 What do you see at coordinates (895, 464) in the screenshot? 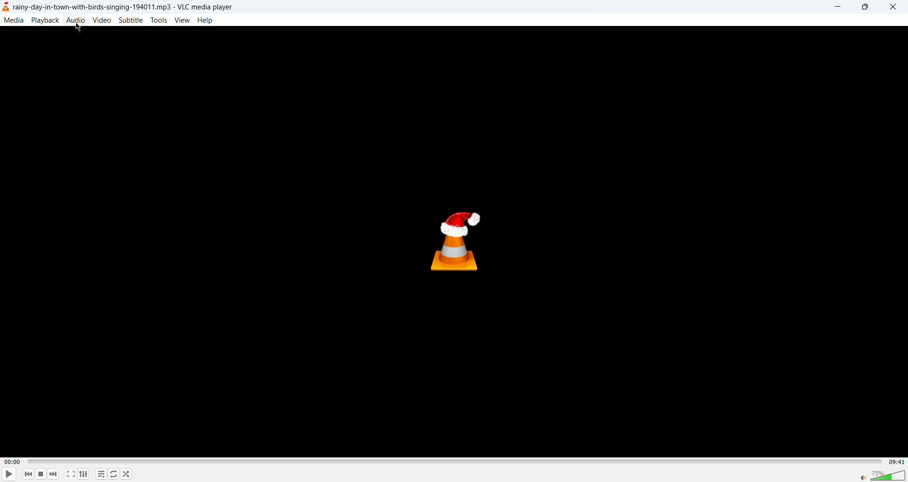
I see `total time` at bounding box center [895, 464].